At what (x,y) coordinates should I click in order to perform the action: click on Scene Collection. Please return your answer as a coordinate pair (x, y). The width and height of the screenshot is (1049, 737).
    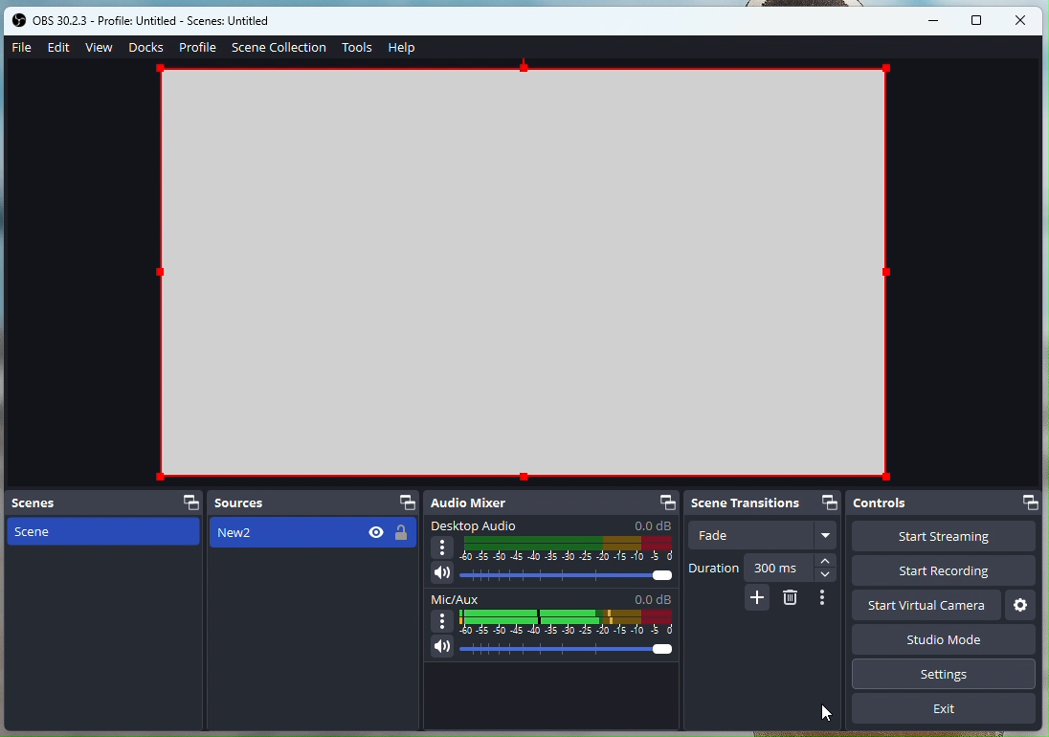
    Looking at the image, I should click on (279, 47).